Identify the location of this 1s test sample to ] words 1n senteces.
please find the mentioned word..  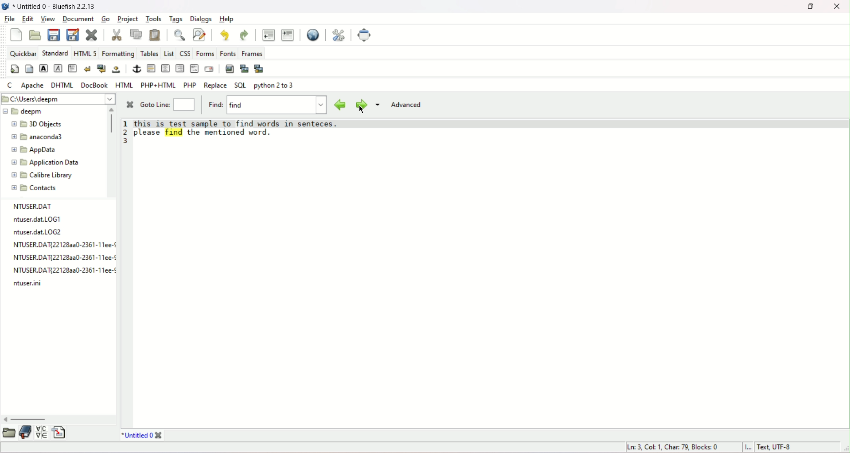
(242, 129).